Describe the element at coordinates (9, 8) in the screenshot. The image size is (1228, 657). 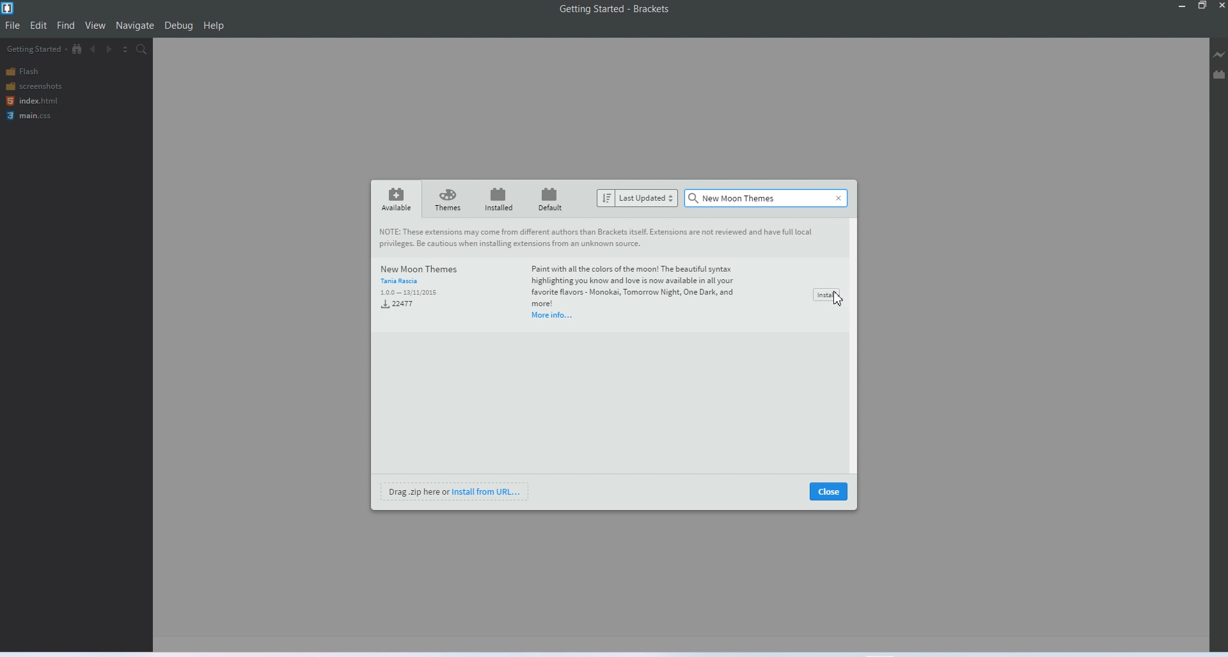
I see `Logo` at that location.